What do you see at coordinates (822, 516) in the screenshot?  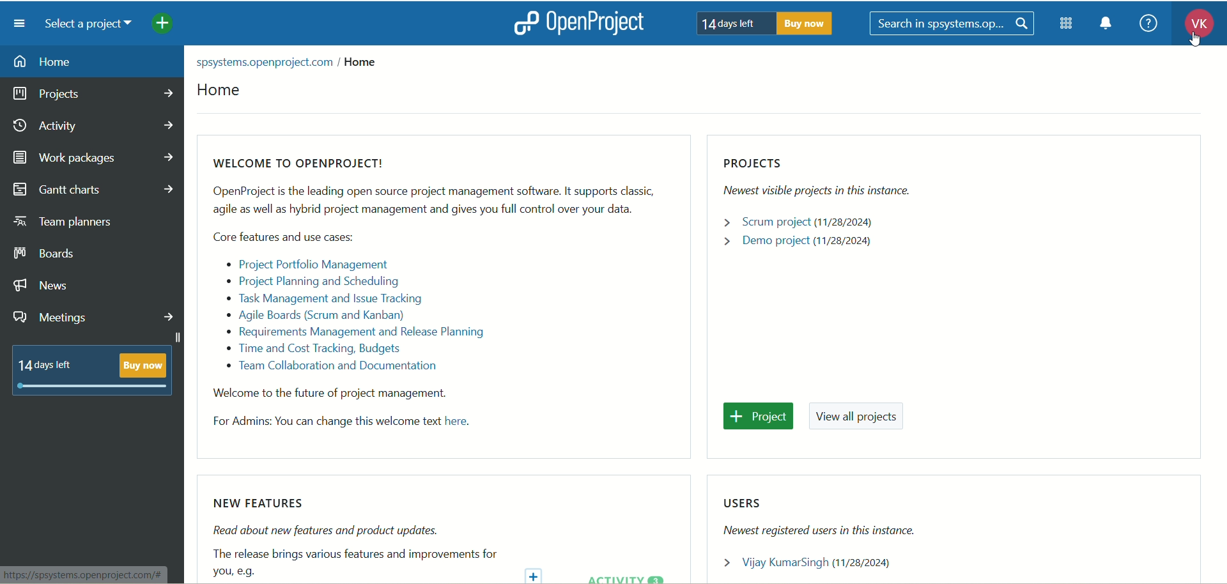 I see `text` at bounding box center [822, 516].